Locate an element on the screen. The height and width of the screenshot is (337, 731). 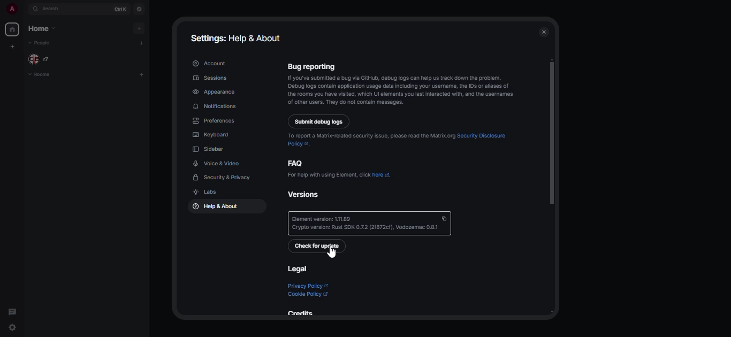
preferences is located at coordinates (213, 121).